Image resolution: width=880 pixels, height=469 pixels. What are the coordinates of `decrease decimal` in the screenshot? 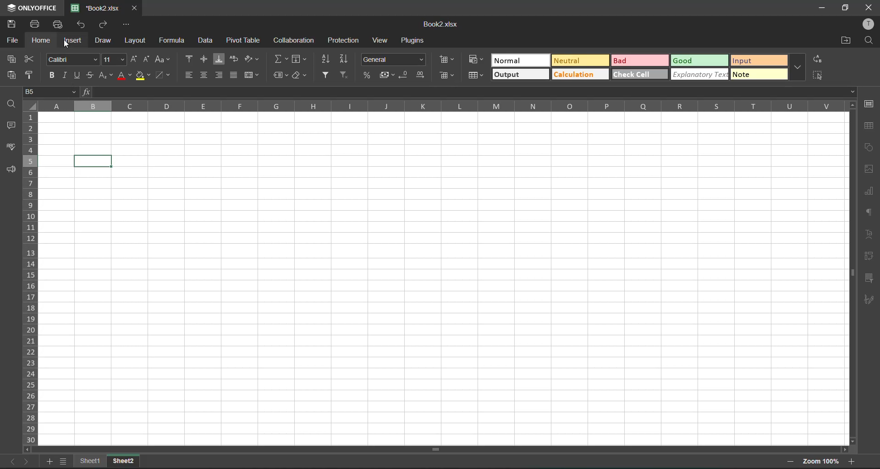 It's located at (405, 76).